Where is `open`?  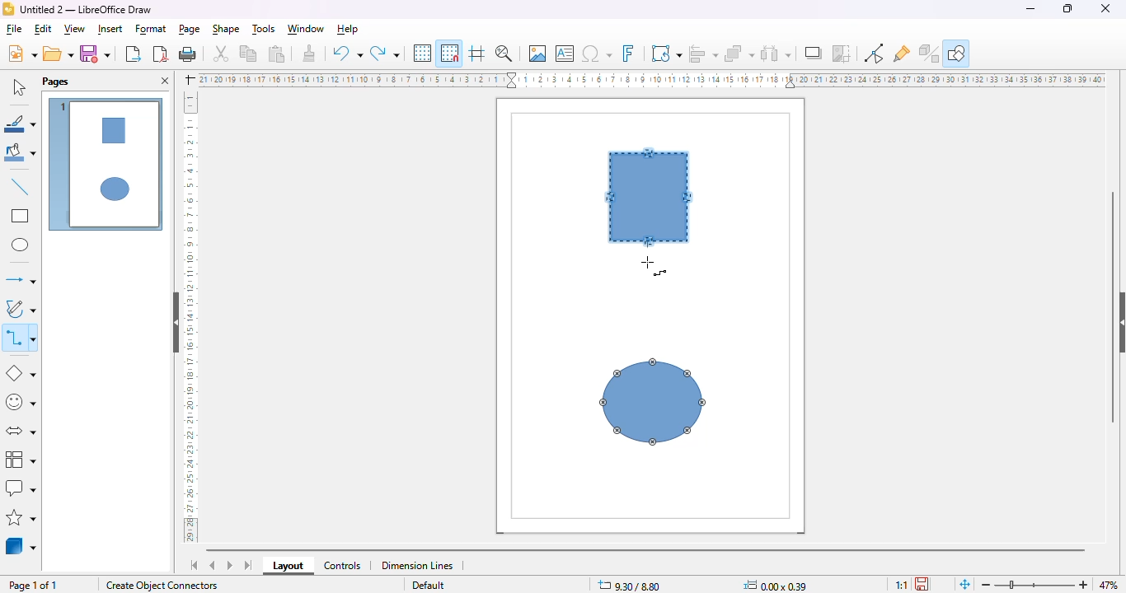
open is located at coordinates (59, 53).